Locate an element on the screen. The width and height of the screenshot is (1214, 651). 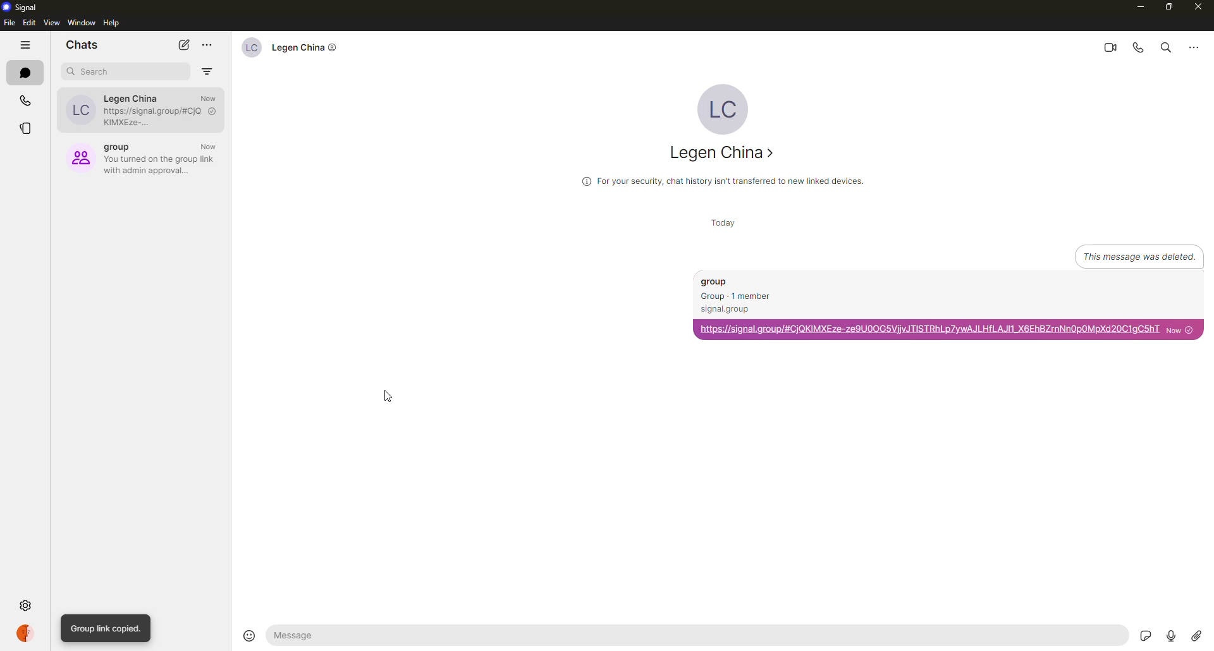
more is located at coordinates (207, 45).